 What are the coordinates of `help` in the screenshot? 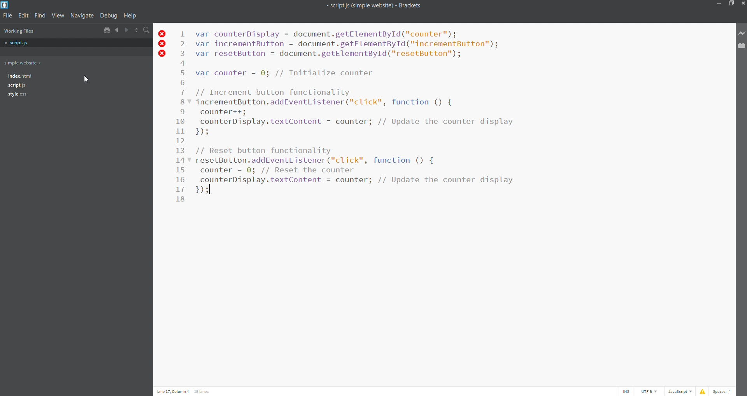 It's located at (132, 15).